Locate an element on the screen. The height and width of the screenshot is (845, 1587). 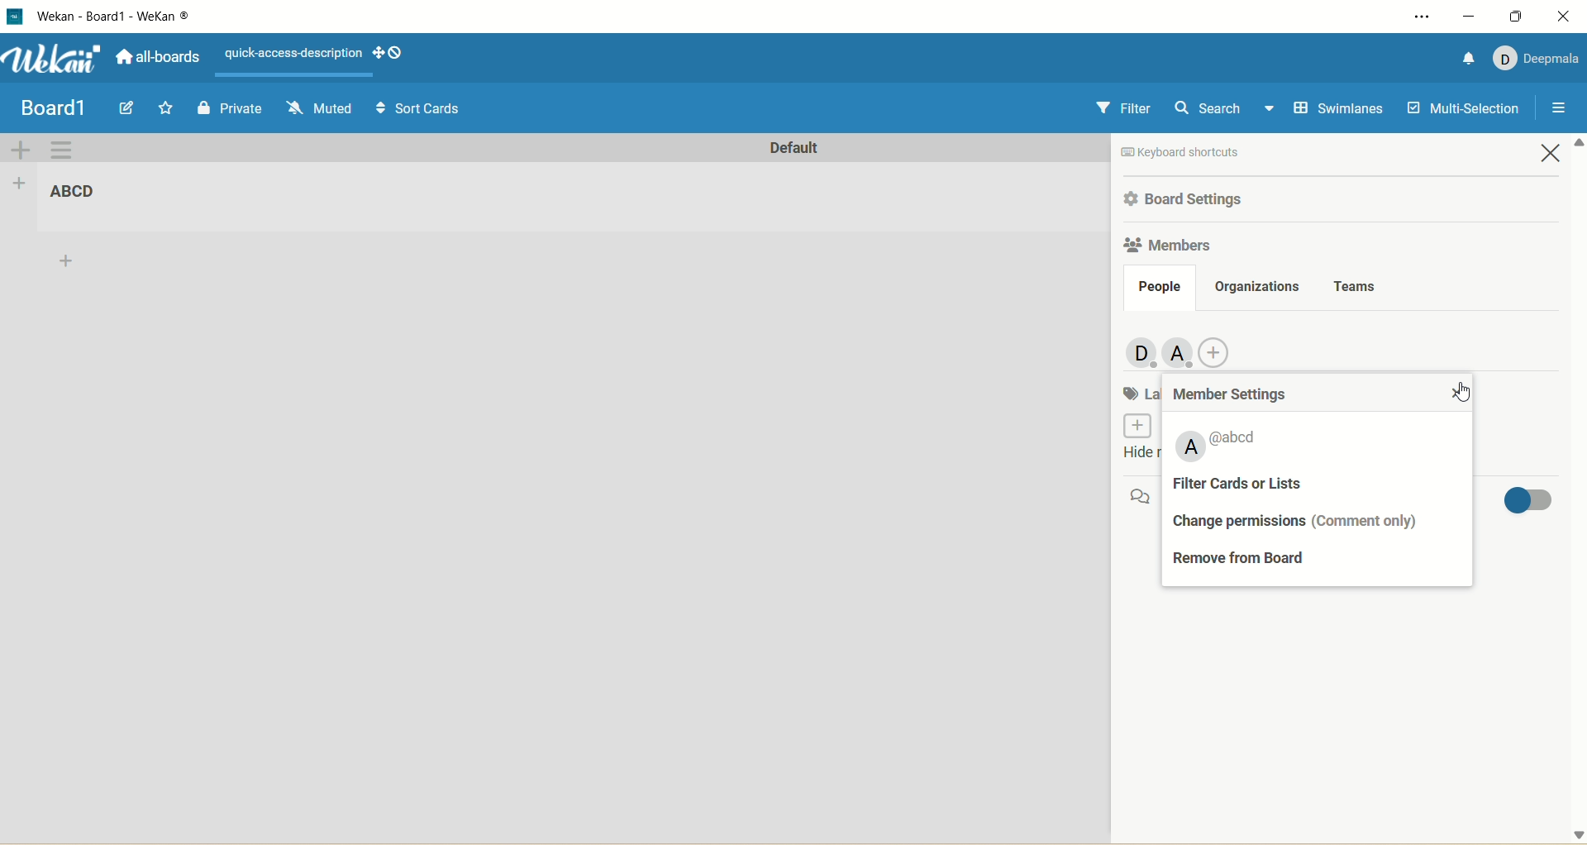
organizations is located at coordinates (1259, 285).